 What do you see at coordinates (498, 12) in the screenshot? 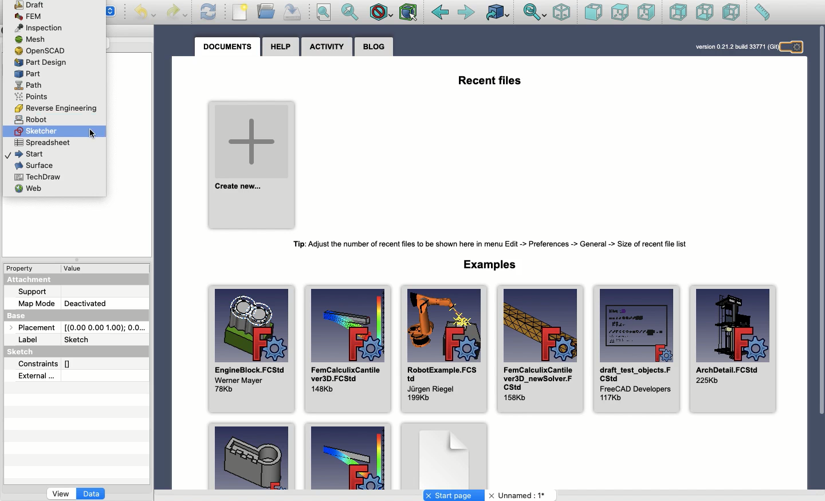
I see `Go to linked object` at bounding box center [498, 12].